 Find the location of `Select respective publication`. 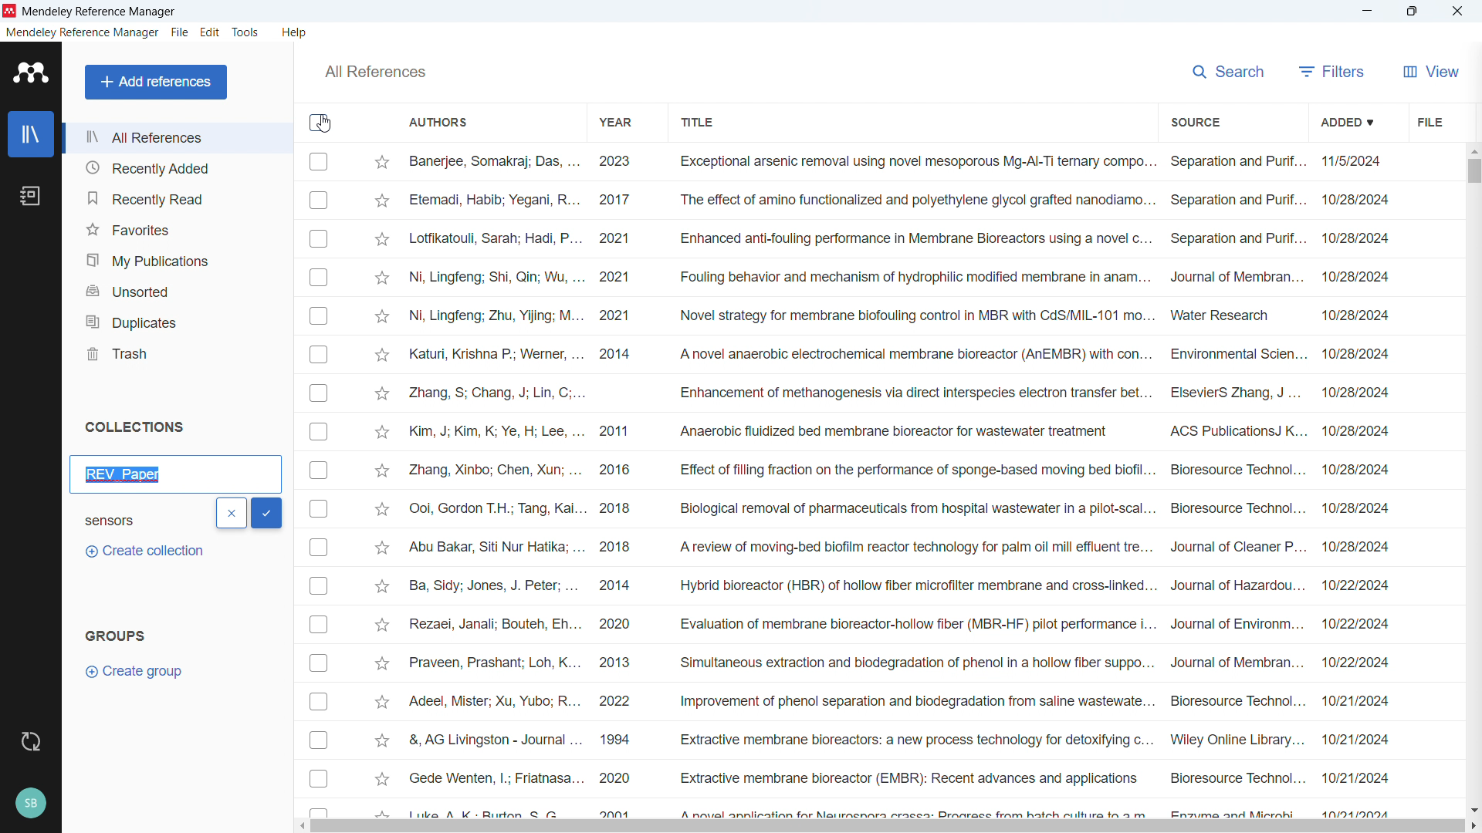

Select respective publication is located at coordinates (318, 547).